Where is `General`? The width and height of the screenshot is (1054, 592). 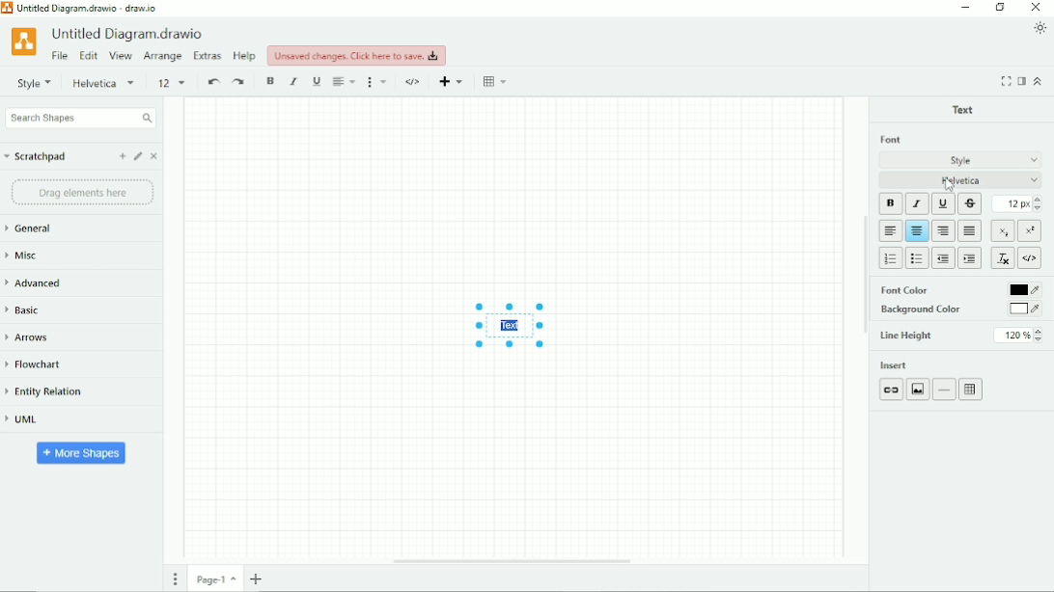 General is located at coordinates (36, 229).